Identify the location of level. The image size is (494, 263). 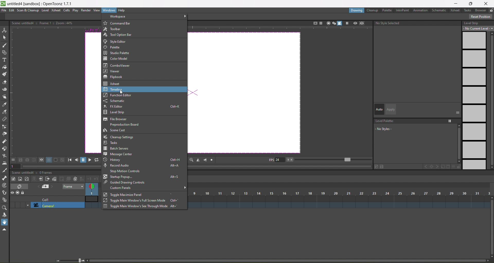
(46, 10).